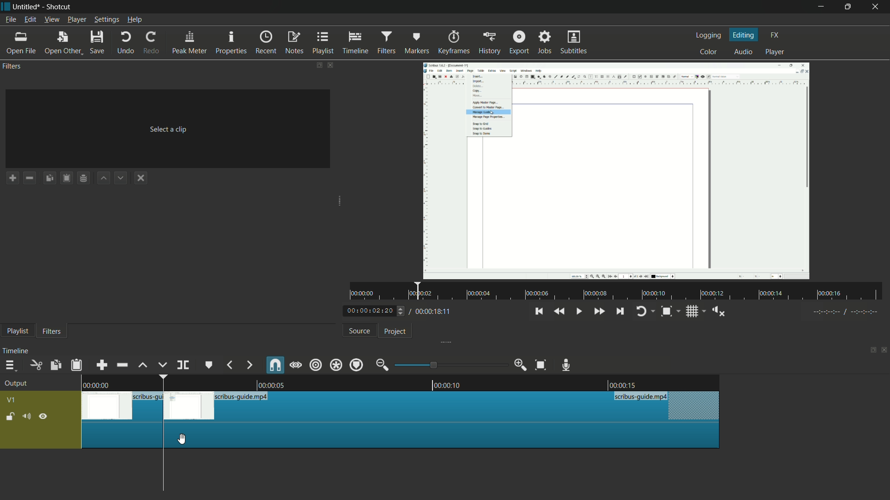  What do you see at coordinates (135, 20) in the screenshot?
I see `help menu` at bounding box center [135, 20].